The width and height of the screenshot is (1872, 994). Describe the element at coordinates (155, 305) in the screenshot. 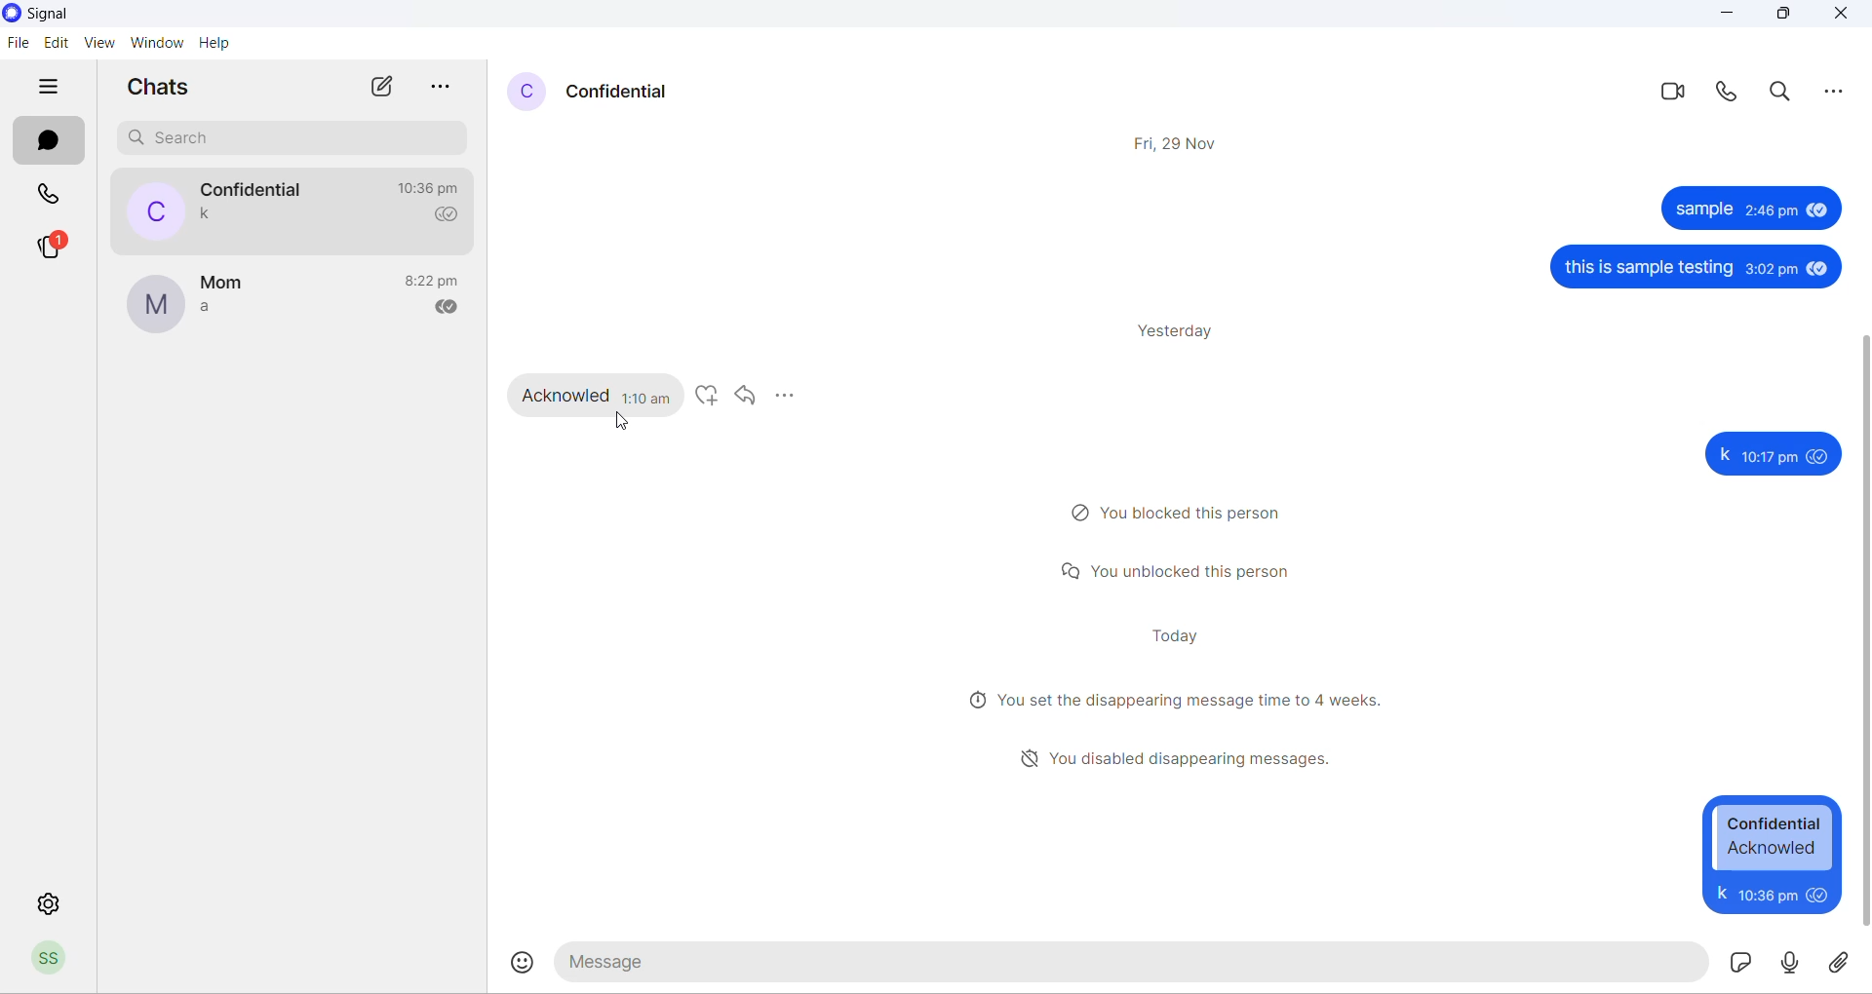

I see `profile picture` at that location.